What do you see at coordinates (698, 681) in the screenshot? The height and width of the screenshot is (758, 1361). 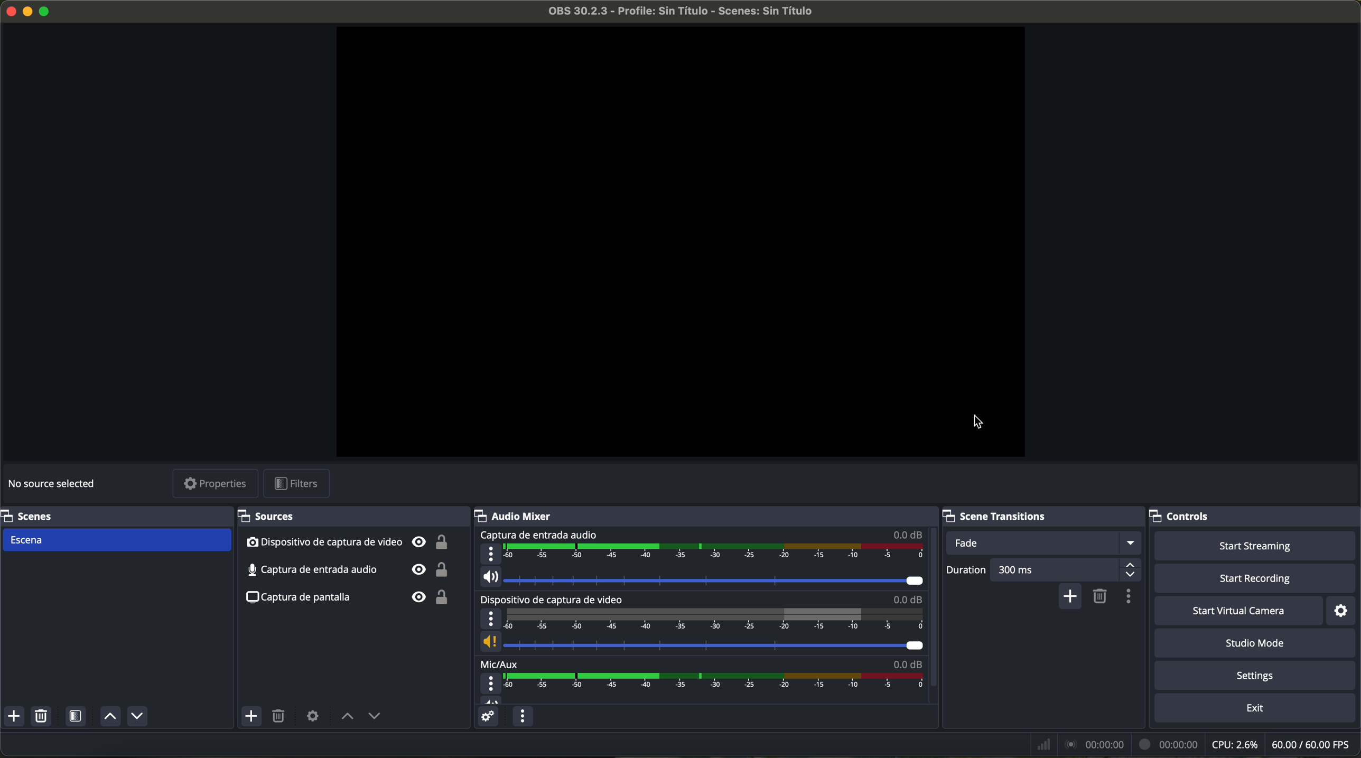 I see `Mic/Aux` at bounding box center [698, 681].